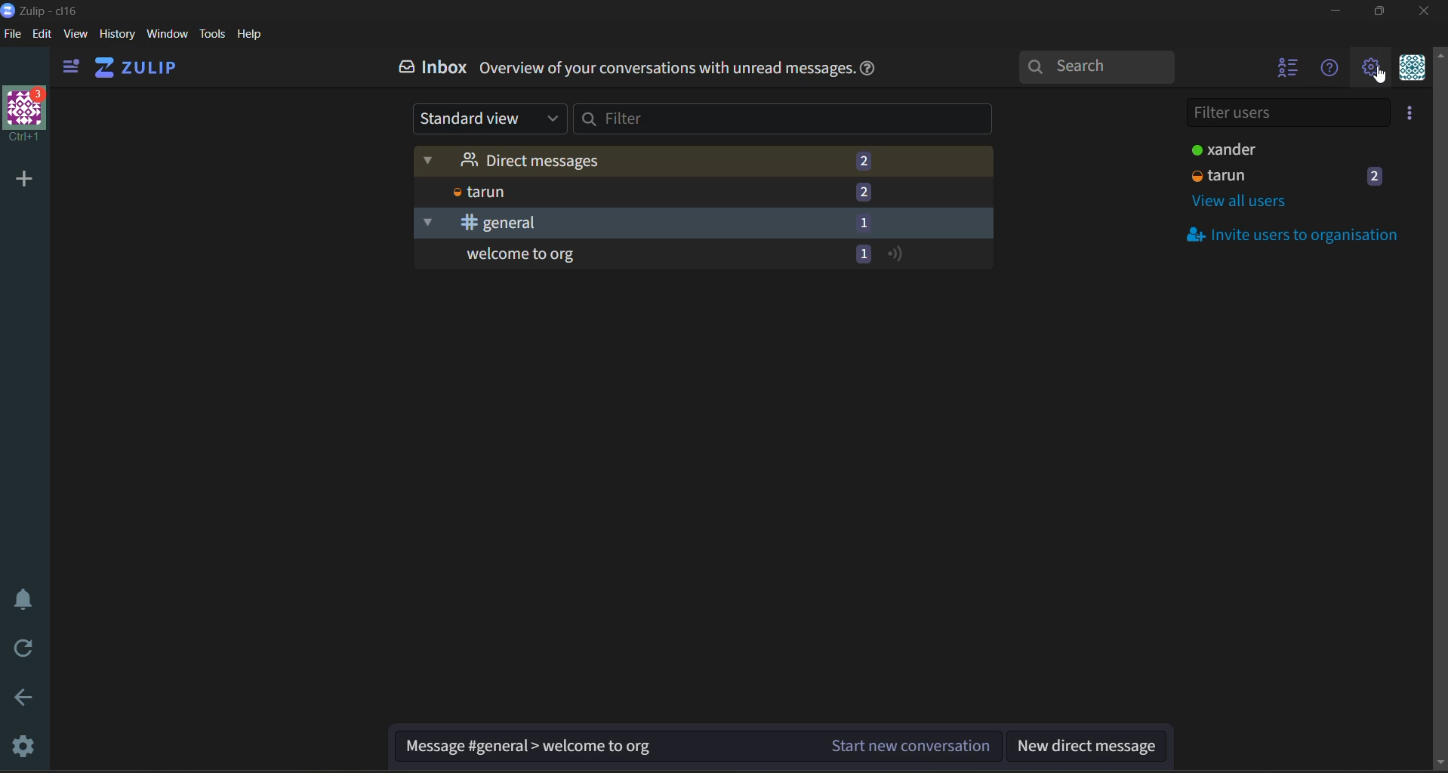 Image resolution: width=1448 pixels, height=773 pixels. Describe the element at coordinates (487, 119) in the screenshot. I see `standard view` at that location.